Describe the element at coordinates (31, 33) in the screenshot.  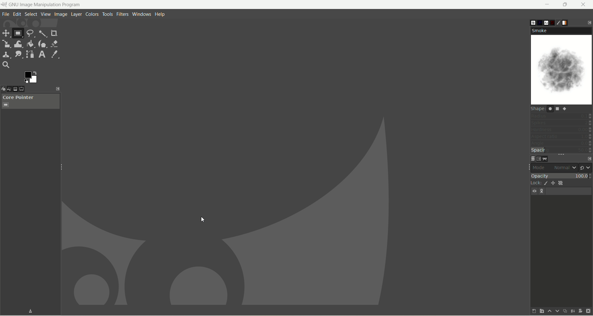
I see `free select tool` at that location.